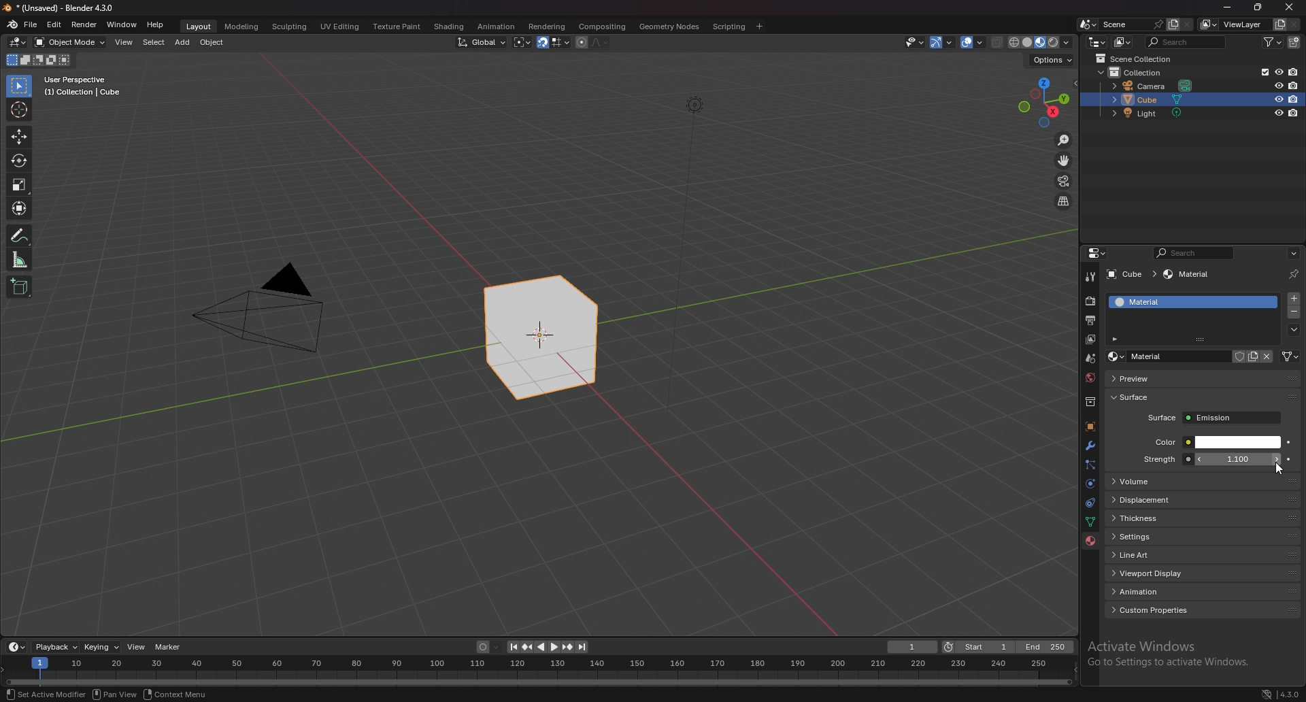 The width and height of the screenshot is (1306, 702). I want to click on compositing, so click(601, 27).